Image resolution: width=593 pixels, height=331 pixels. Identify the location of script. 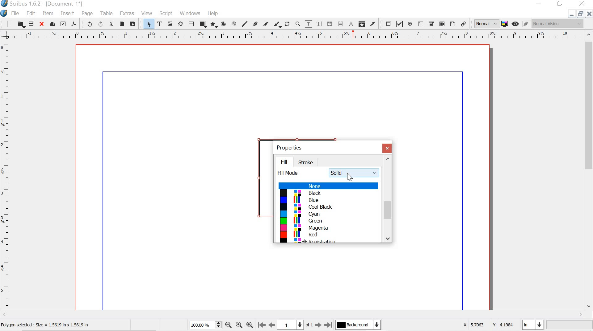
(166, 13).